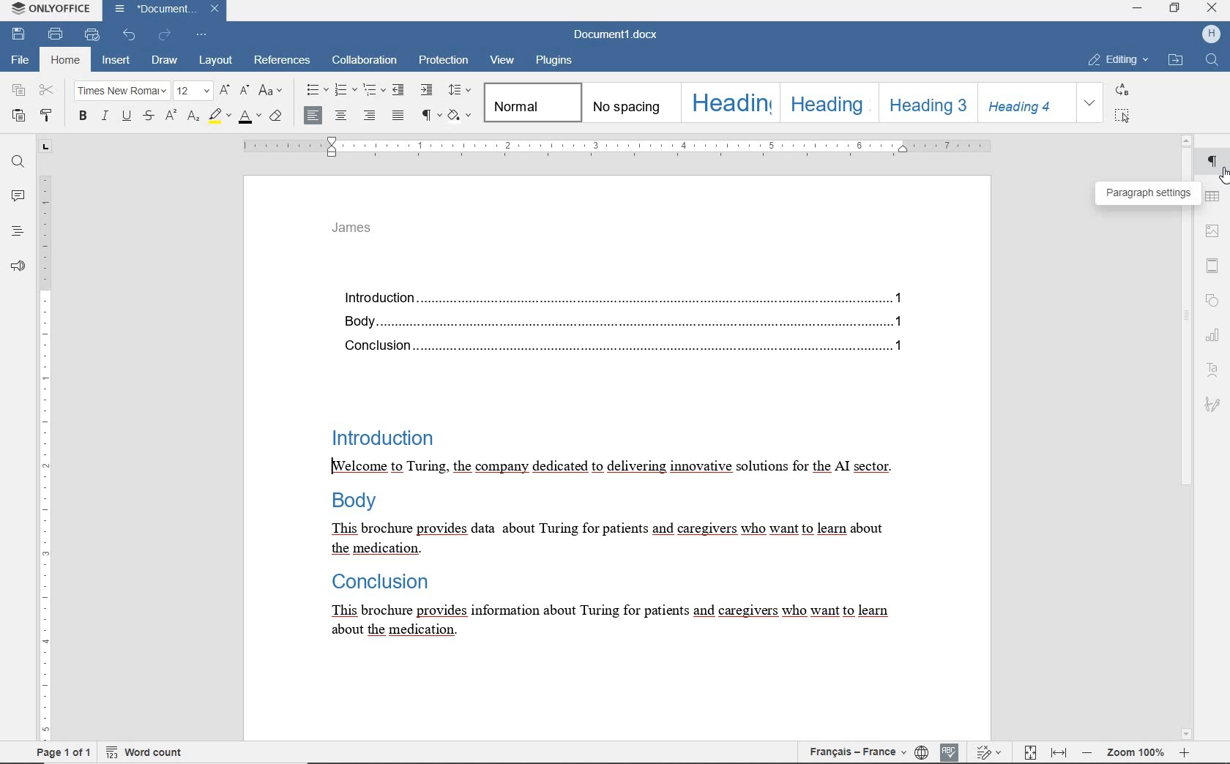  What do you see at coordinates (18, 117) in the screenshot?
I see `paste` at bounding box center [18, 117].